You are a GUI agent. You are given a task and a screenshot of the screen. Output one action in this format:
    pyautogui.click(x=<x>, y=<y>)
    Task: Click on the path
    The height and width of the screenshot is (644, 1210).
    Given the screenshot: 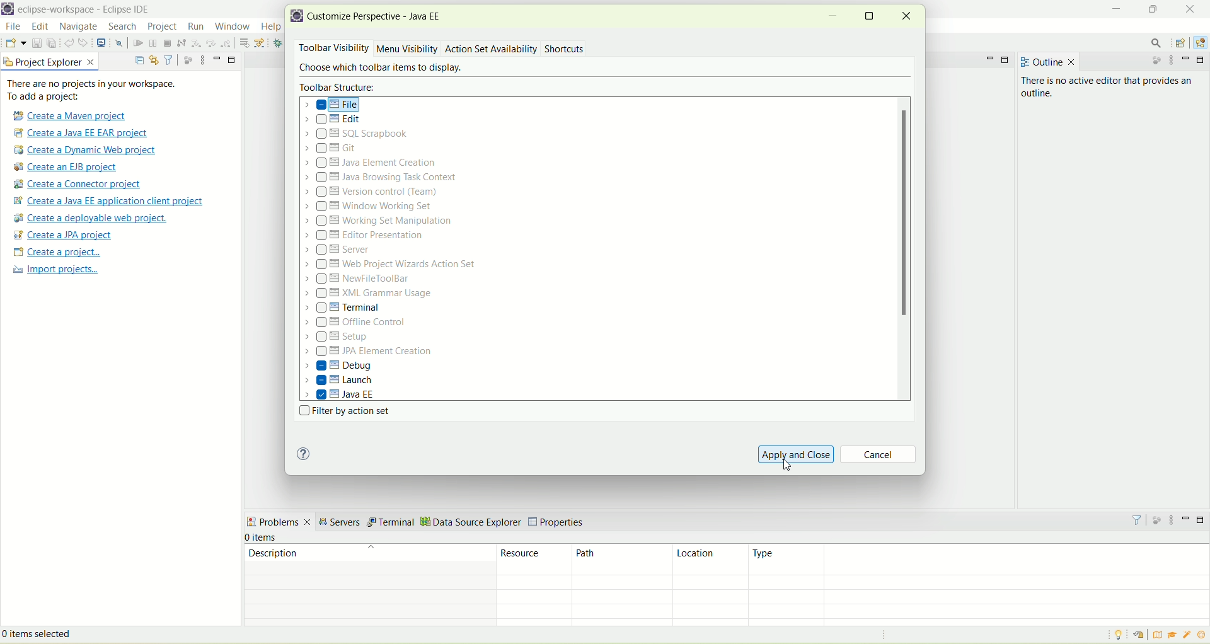 What is the action you would take?
    pyautogui.click(x=623, y=560)
    